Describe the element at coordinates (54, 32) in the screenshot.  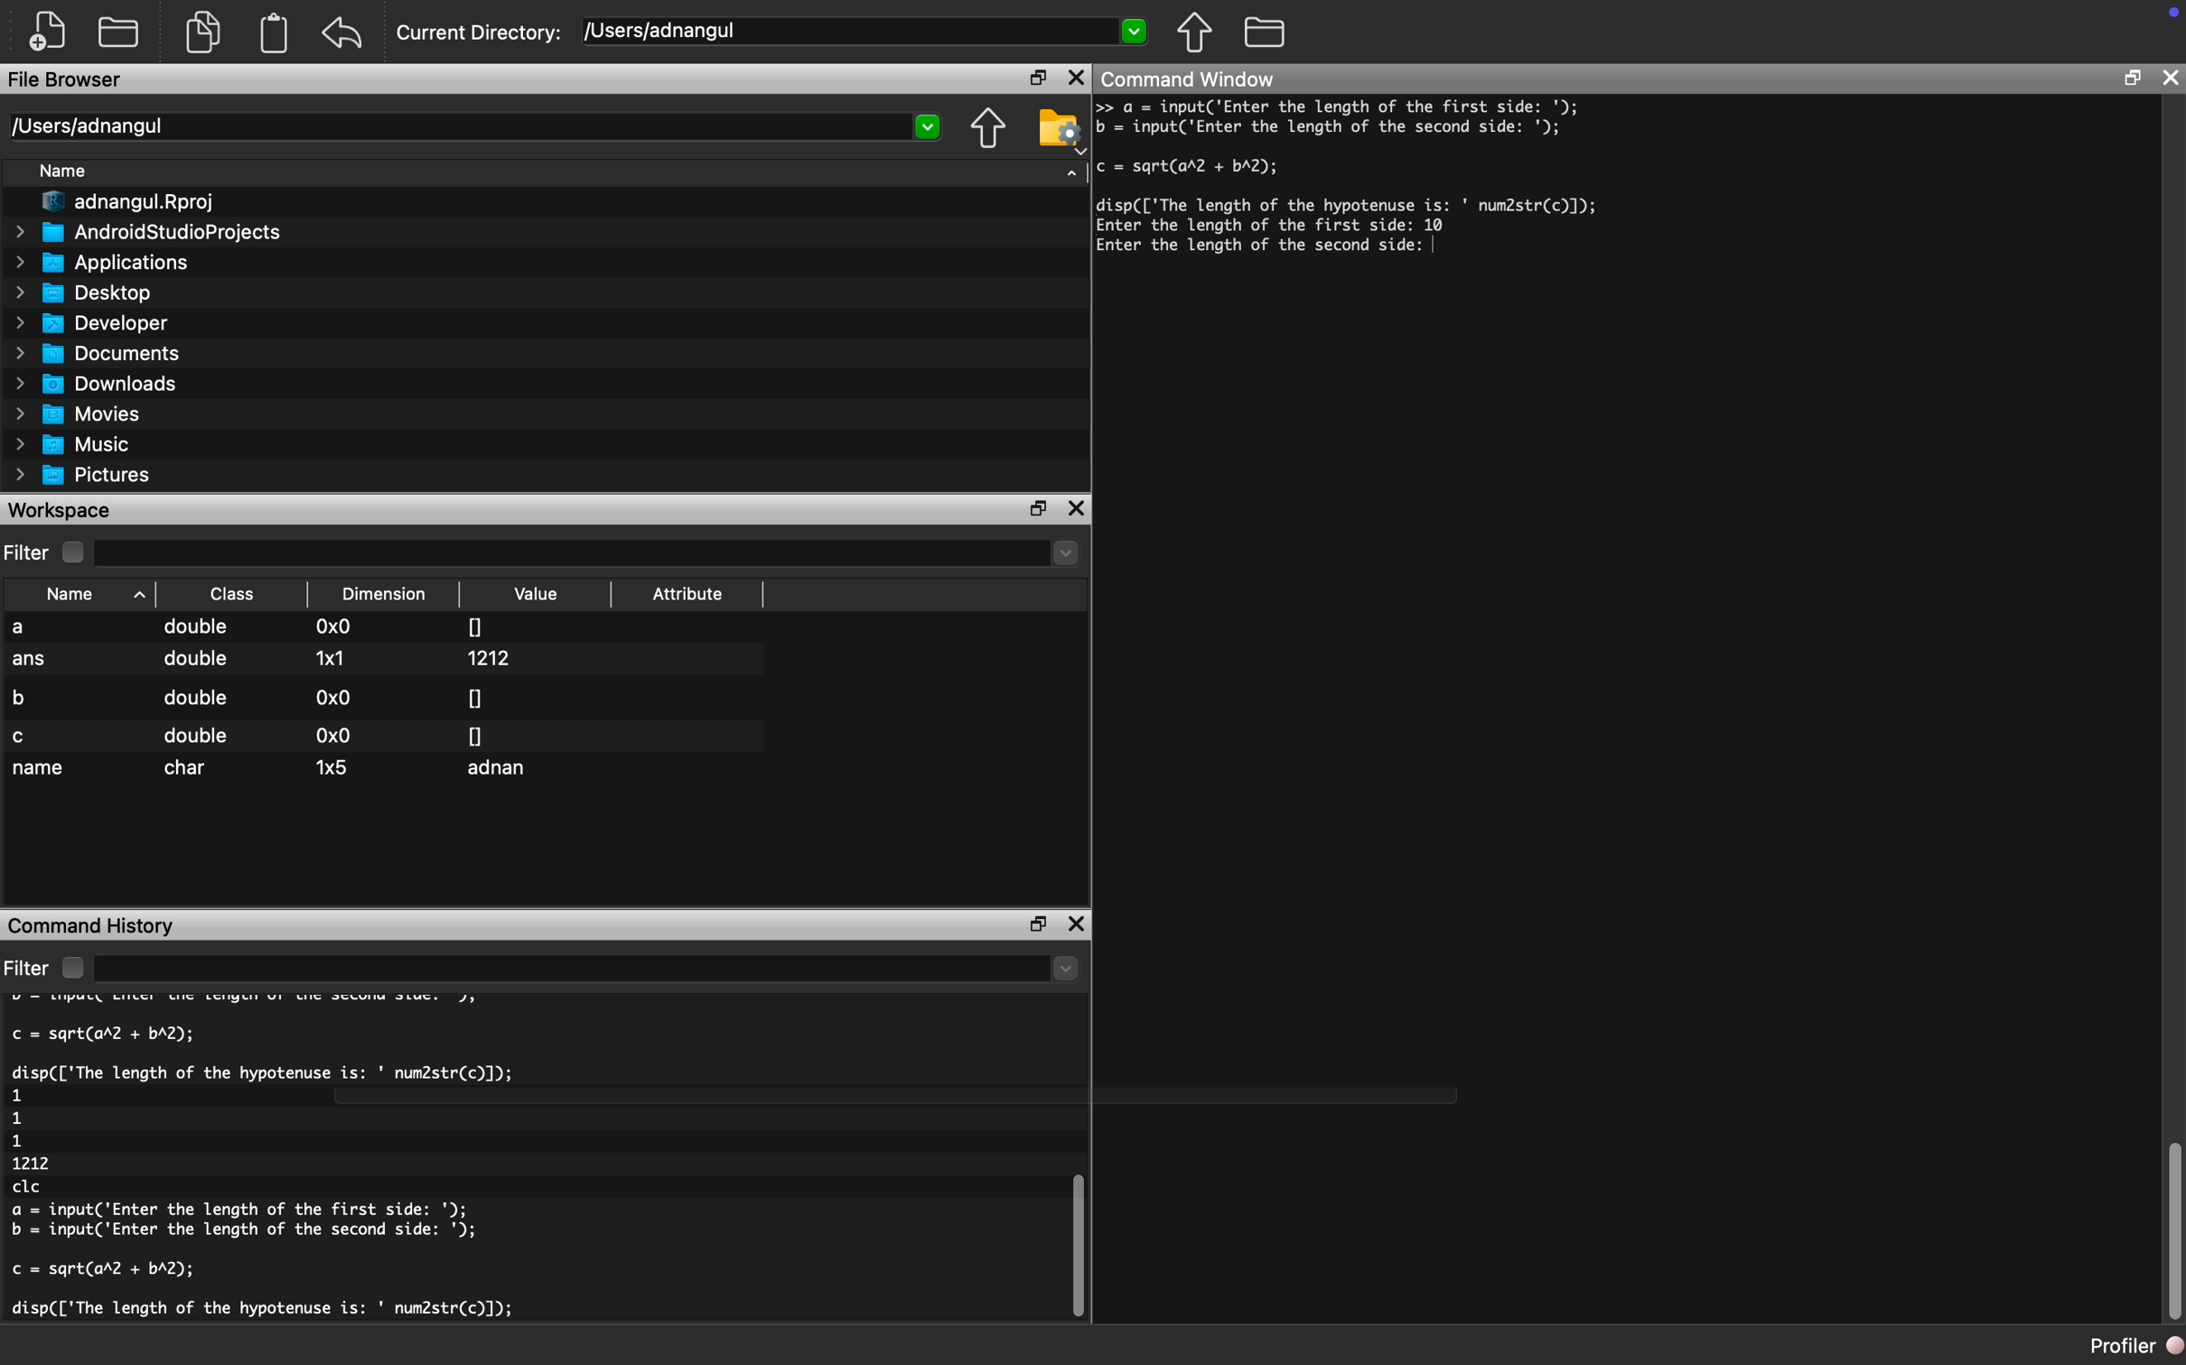
I see `create new` at that location.